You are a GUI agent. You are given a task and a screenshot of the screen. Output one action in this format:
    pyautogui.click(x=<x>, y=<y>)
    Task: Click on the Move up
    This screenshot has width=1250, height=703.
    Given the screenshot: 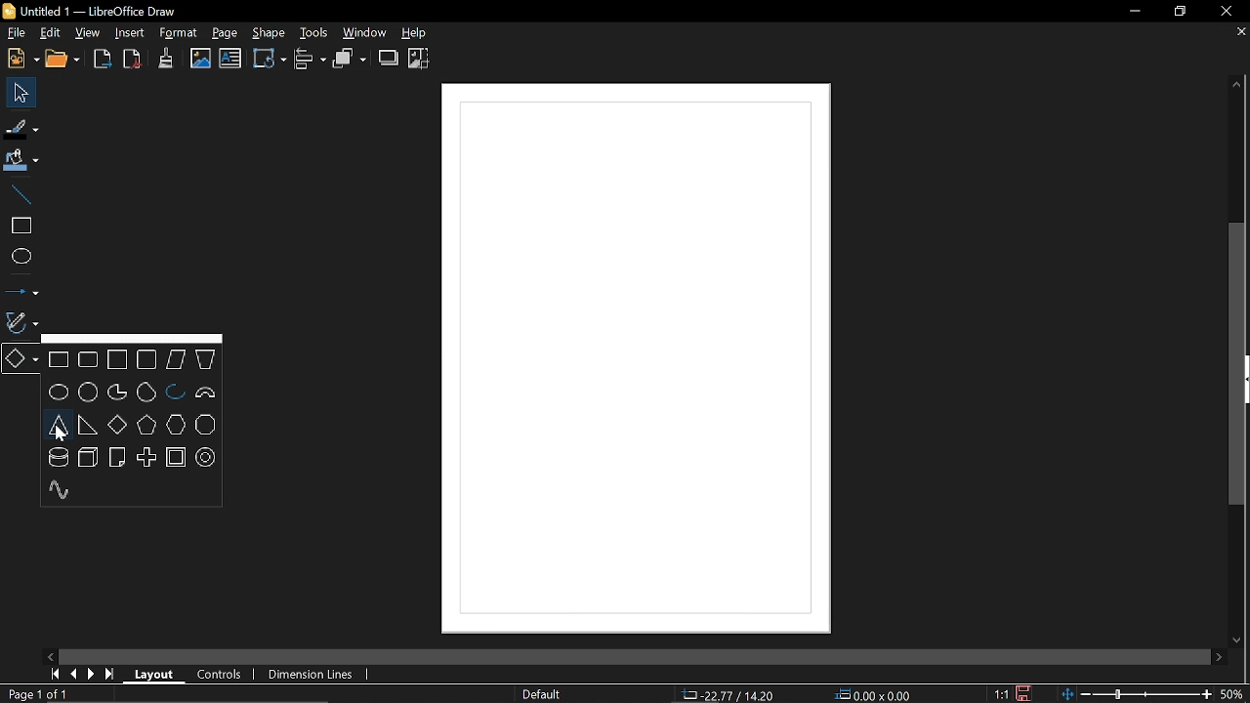 What is the action you would take?
    pyautogui.click(x=1237, y=84)
    